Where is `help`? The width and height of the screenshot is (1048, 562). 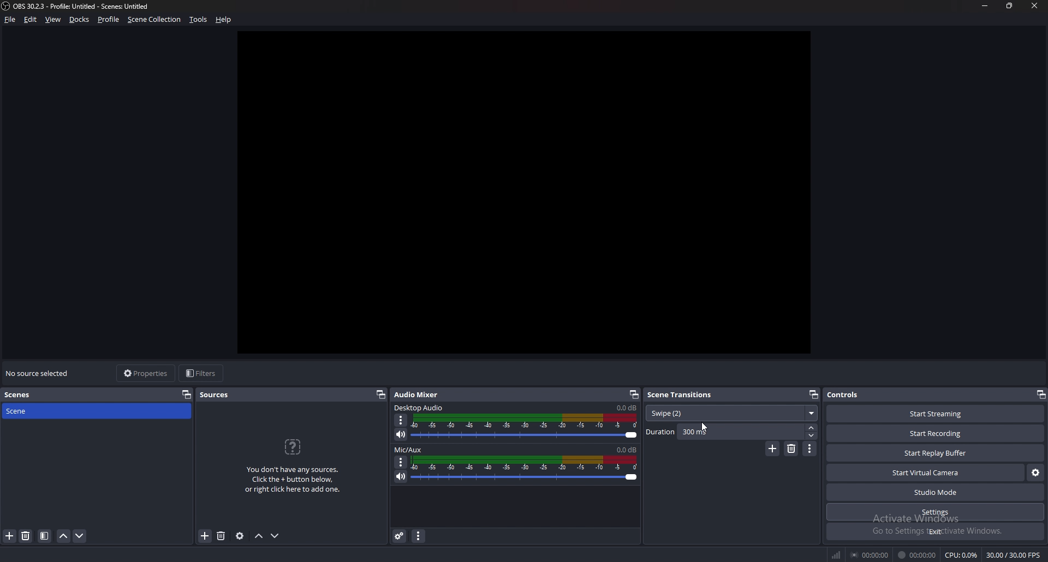
help is located at coordinates (224, 20).